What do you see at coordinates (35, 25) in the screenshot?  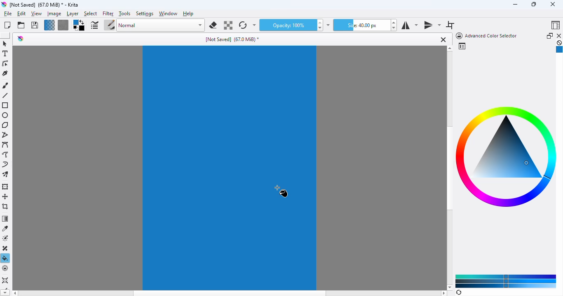 I see `save` at bounding box center [35, 25].